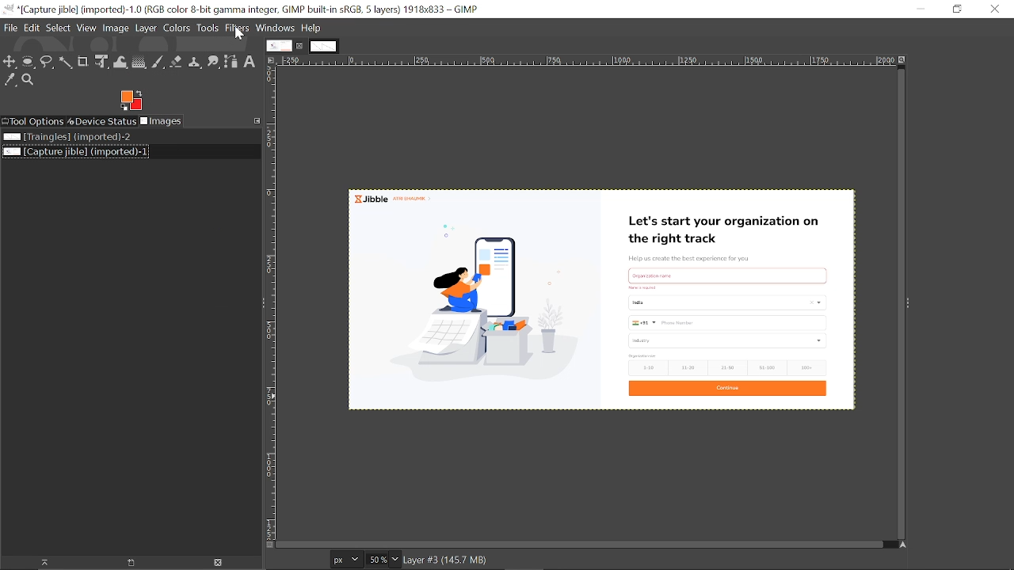  What do you see at coordinates (571, 61) in the screenshot?
I see `Horizontal label` at bounding box center [571, 61].